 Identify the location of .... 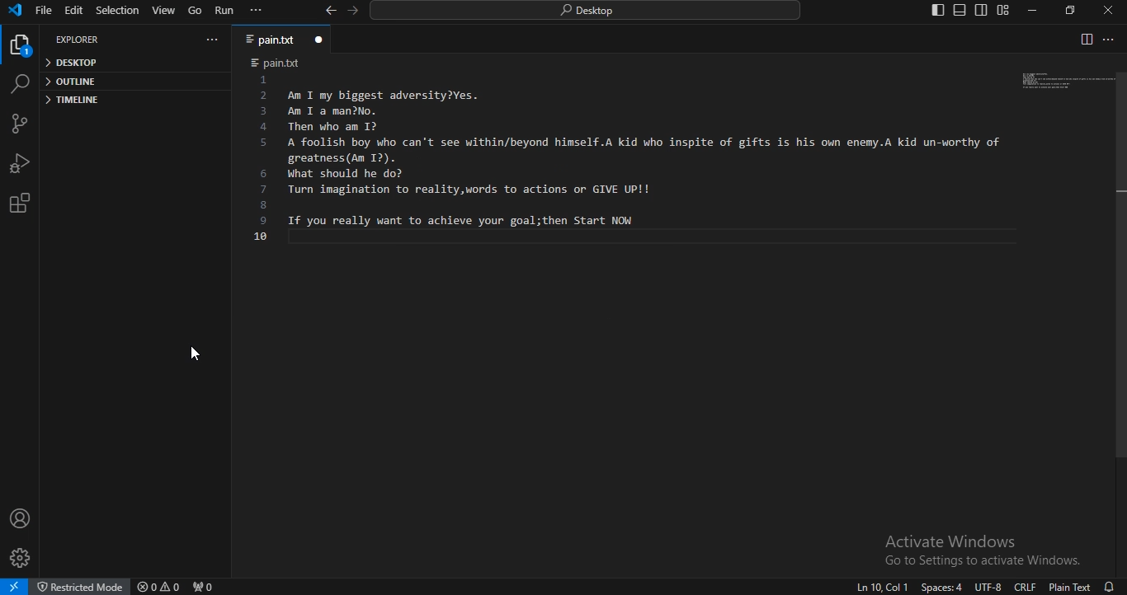
(214, 40).